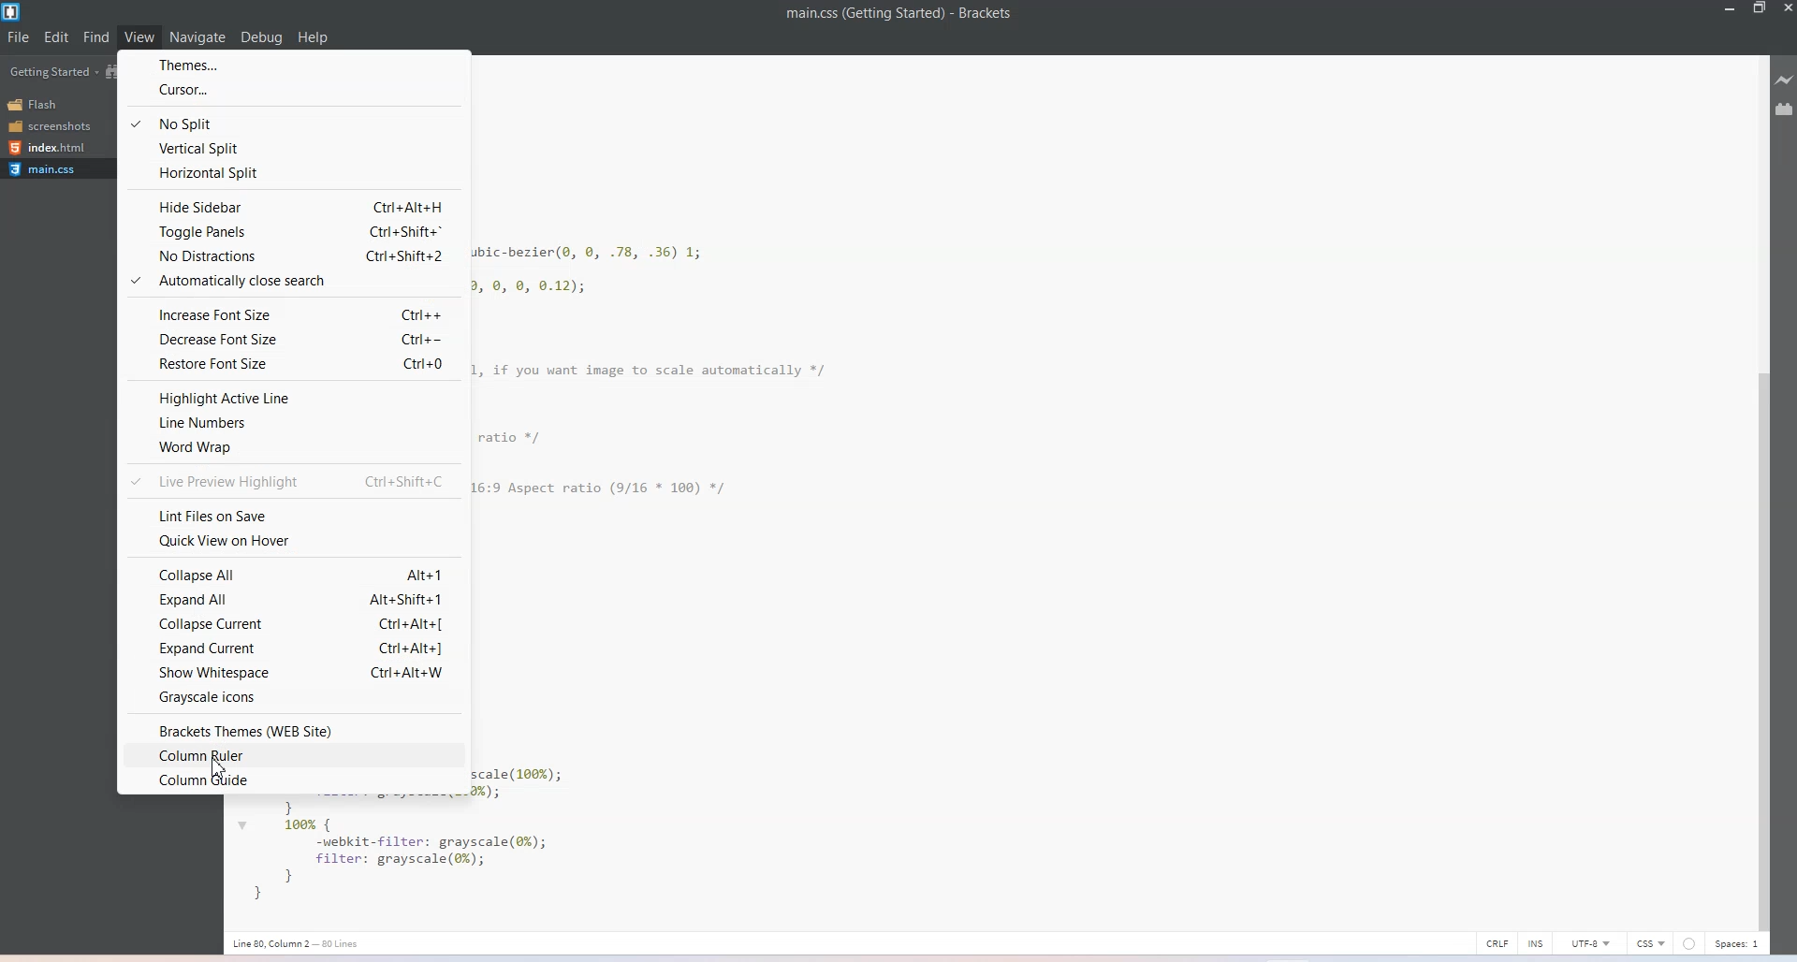 The image size is (1797, 962). What do you see at coordinates (56, 36) in the screenshot?
I see `Edit` at bounding box center [56, 36].